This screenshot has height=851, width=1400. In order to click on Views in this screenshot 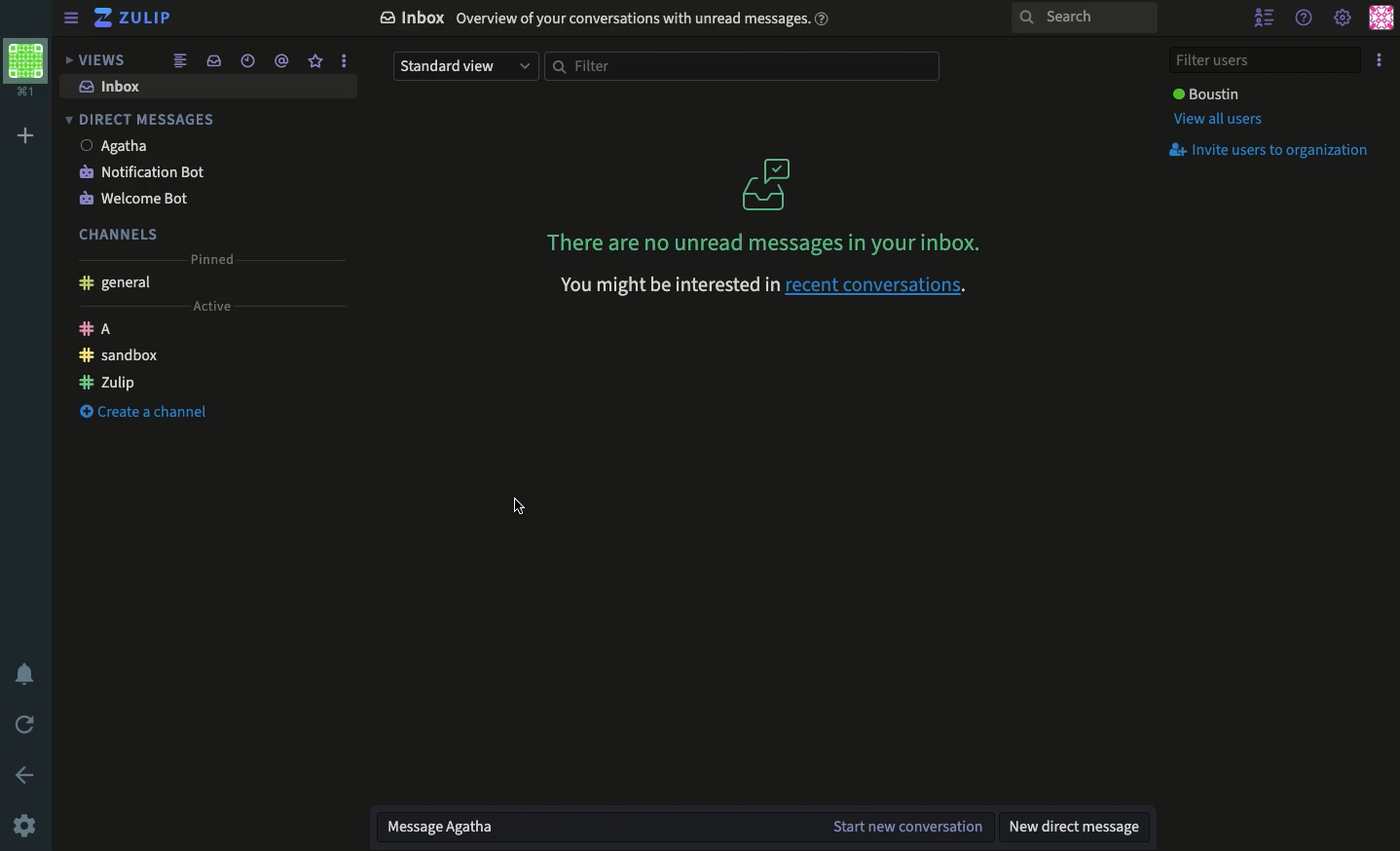, I will do `click(94, 59)`.